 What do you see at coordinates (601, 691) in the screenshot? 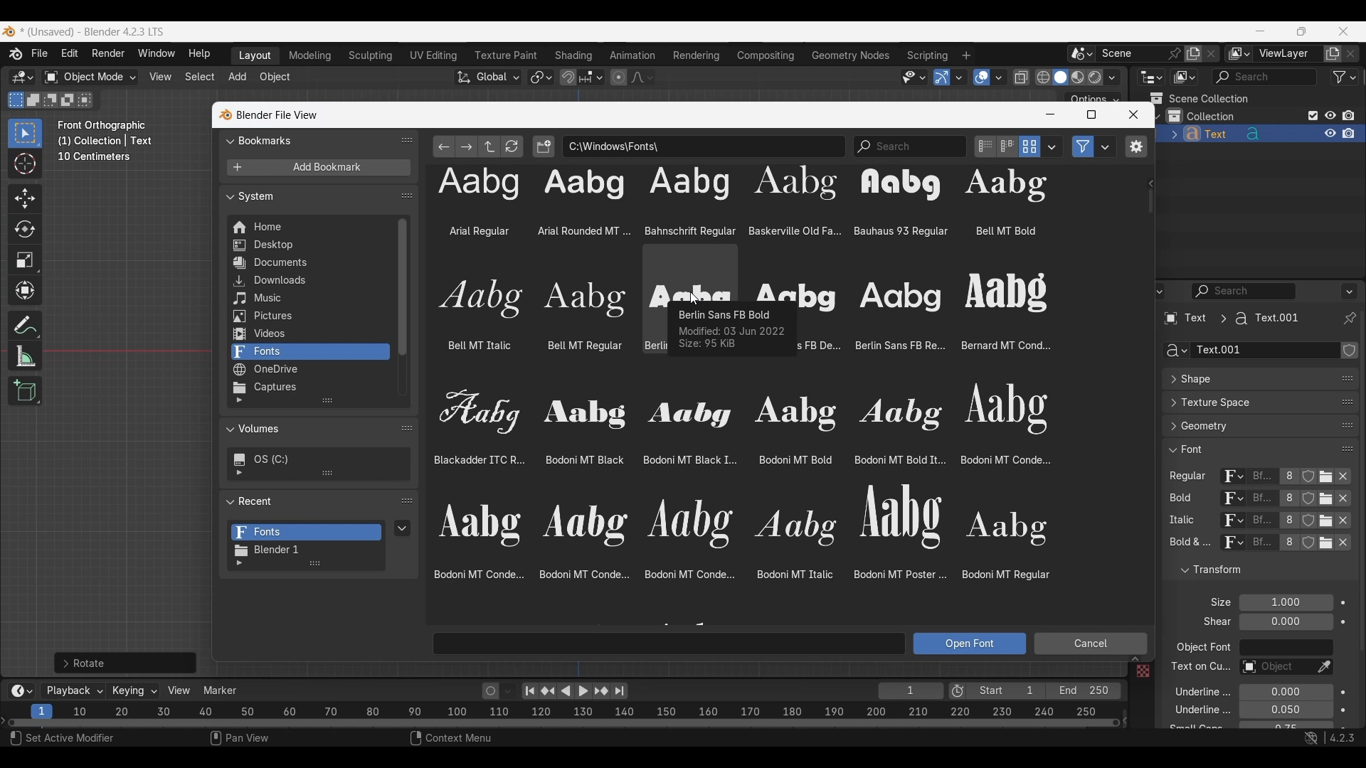
I see `Jump to key frame` at bounding box center [601, 691].